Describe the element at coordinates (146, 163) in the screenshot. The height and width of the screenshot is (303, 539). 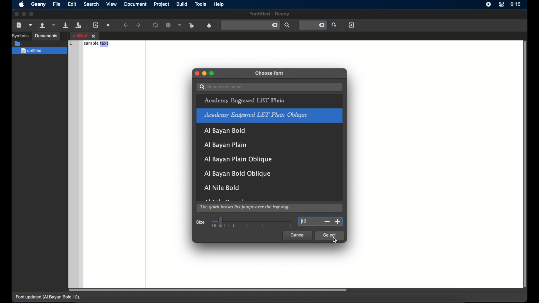
I see `divider` at that location.